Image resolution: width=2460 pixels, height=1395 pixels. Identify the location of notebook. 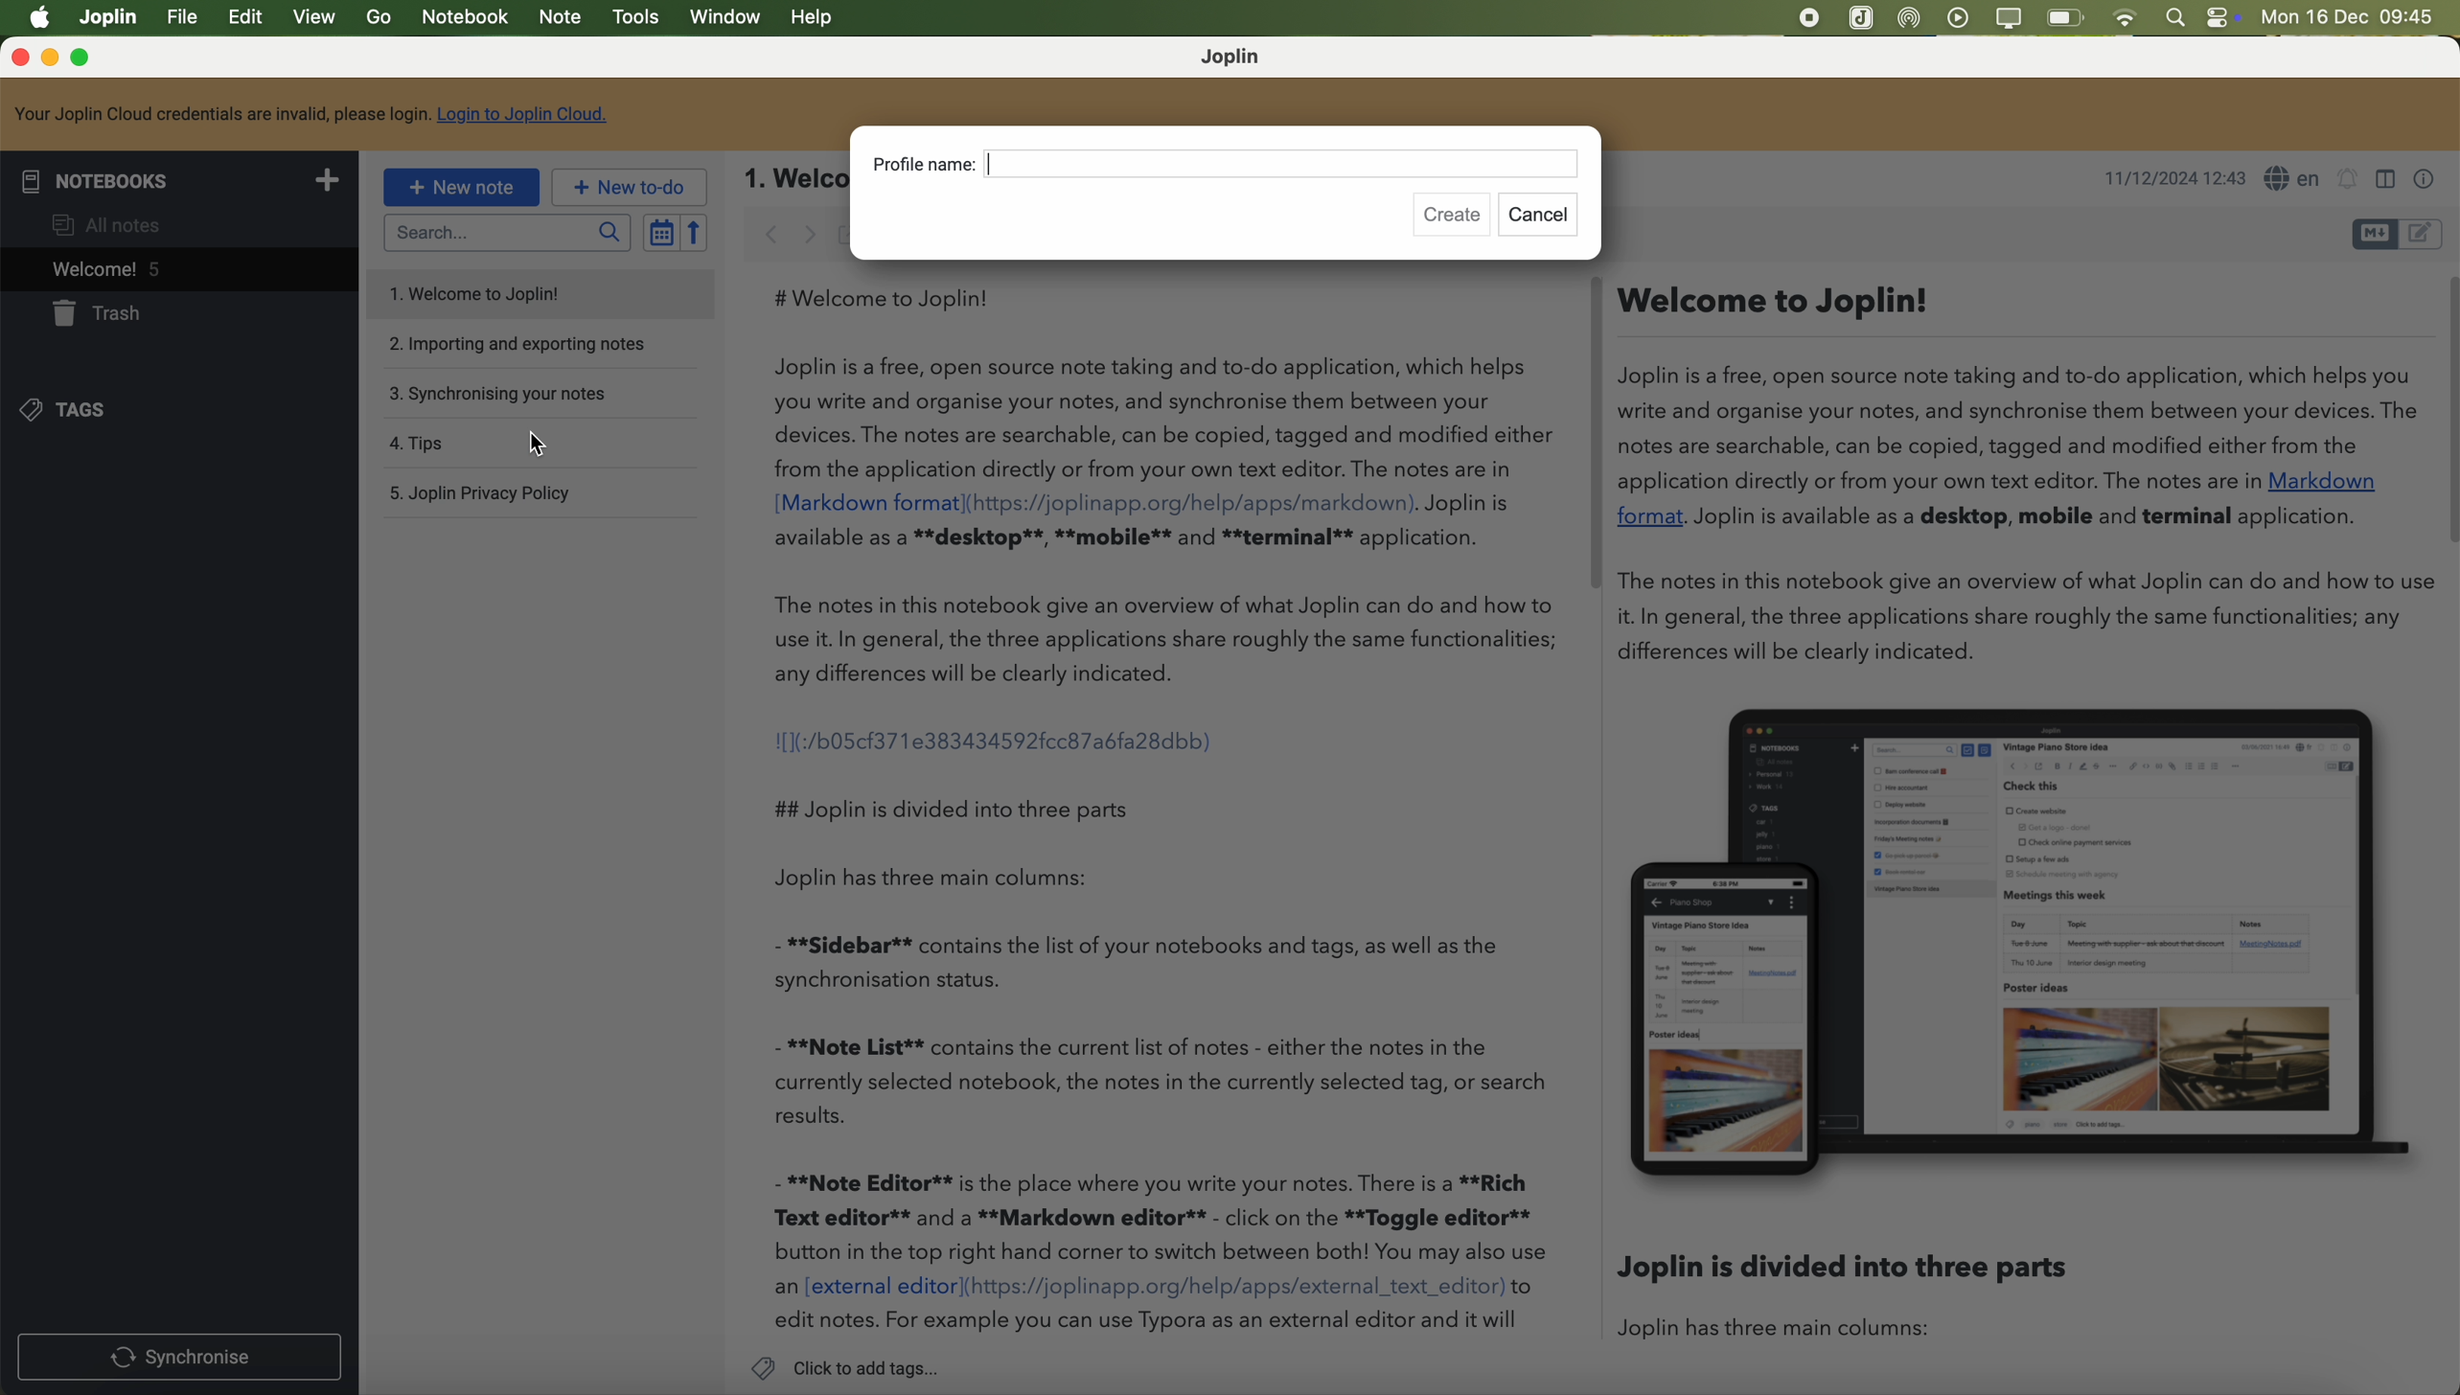
(464, 18).